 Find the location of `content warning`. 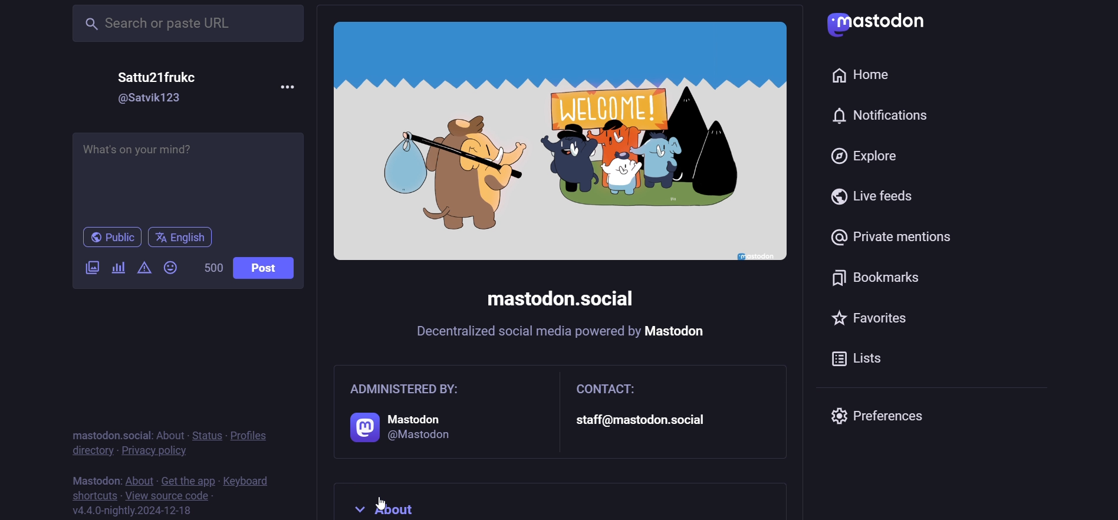

content warning is located at coordinates (143, 268).